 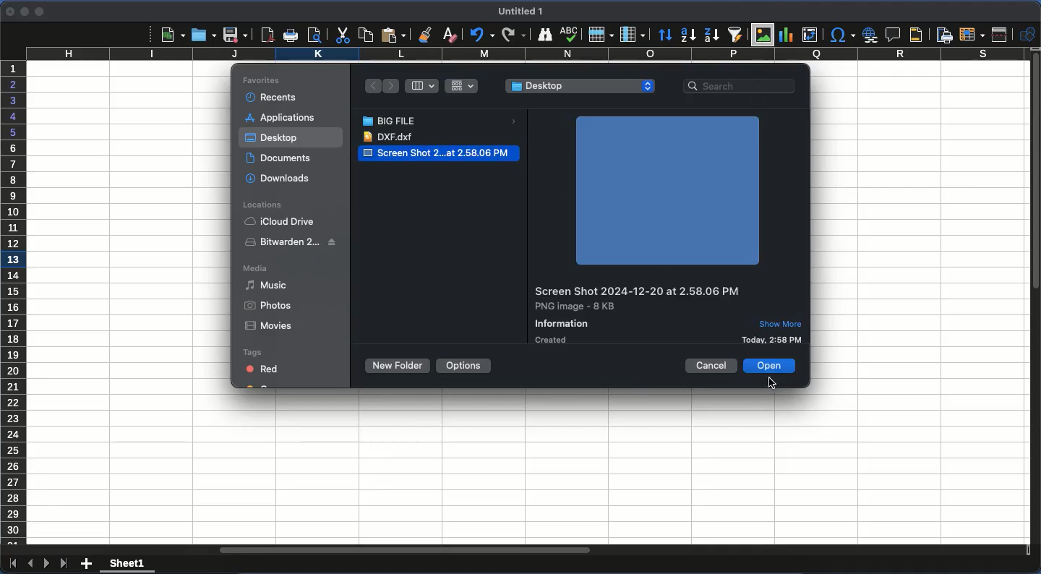 I want to click on biwarden, so click(x=294, y=242).